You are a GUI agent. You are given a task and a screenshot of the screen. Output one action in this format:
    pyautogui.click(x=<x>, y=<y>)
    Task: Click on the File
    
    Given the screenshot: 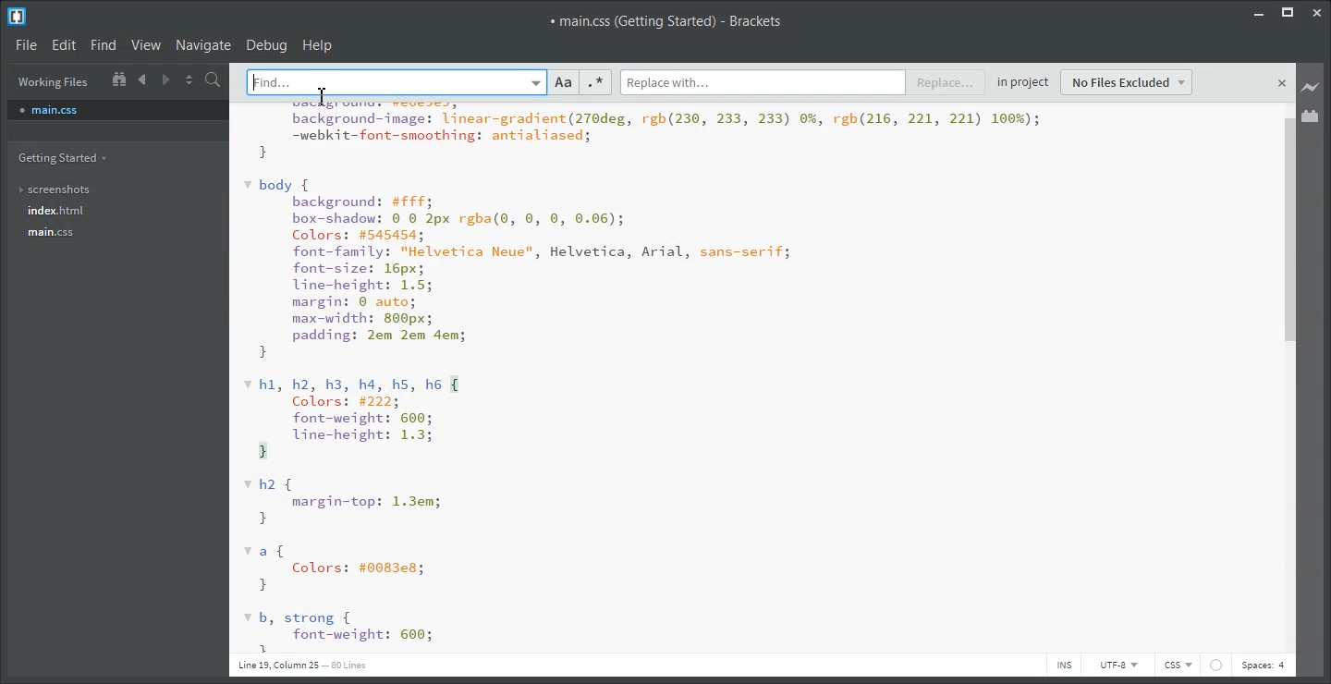 What is the action you would take?
    pyautogui.click(x=25, y=43)
    